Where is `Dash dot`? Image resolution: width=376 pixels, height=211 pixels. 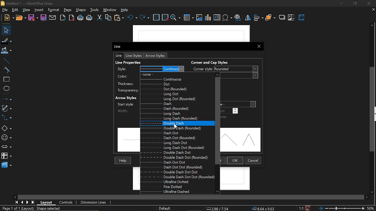 Dash dot is located at coordinates (178, 133).